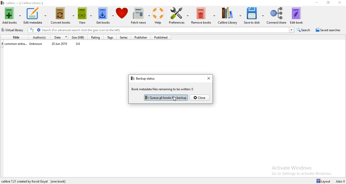 This screenshot has width=346, height=184. I want to click on Virtual Library, so click(13, 30).